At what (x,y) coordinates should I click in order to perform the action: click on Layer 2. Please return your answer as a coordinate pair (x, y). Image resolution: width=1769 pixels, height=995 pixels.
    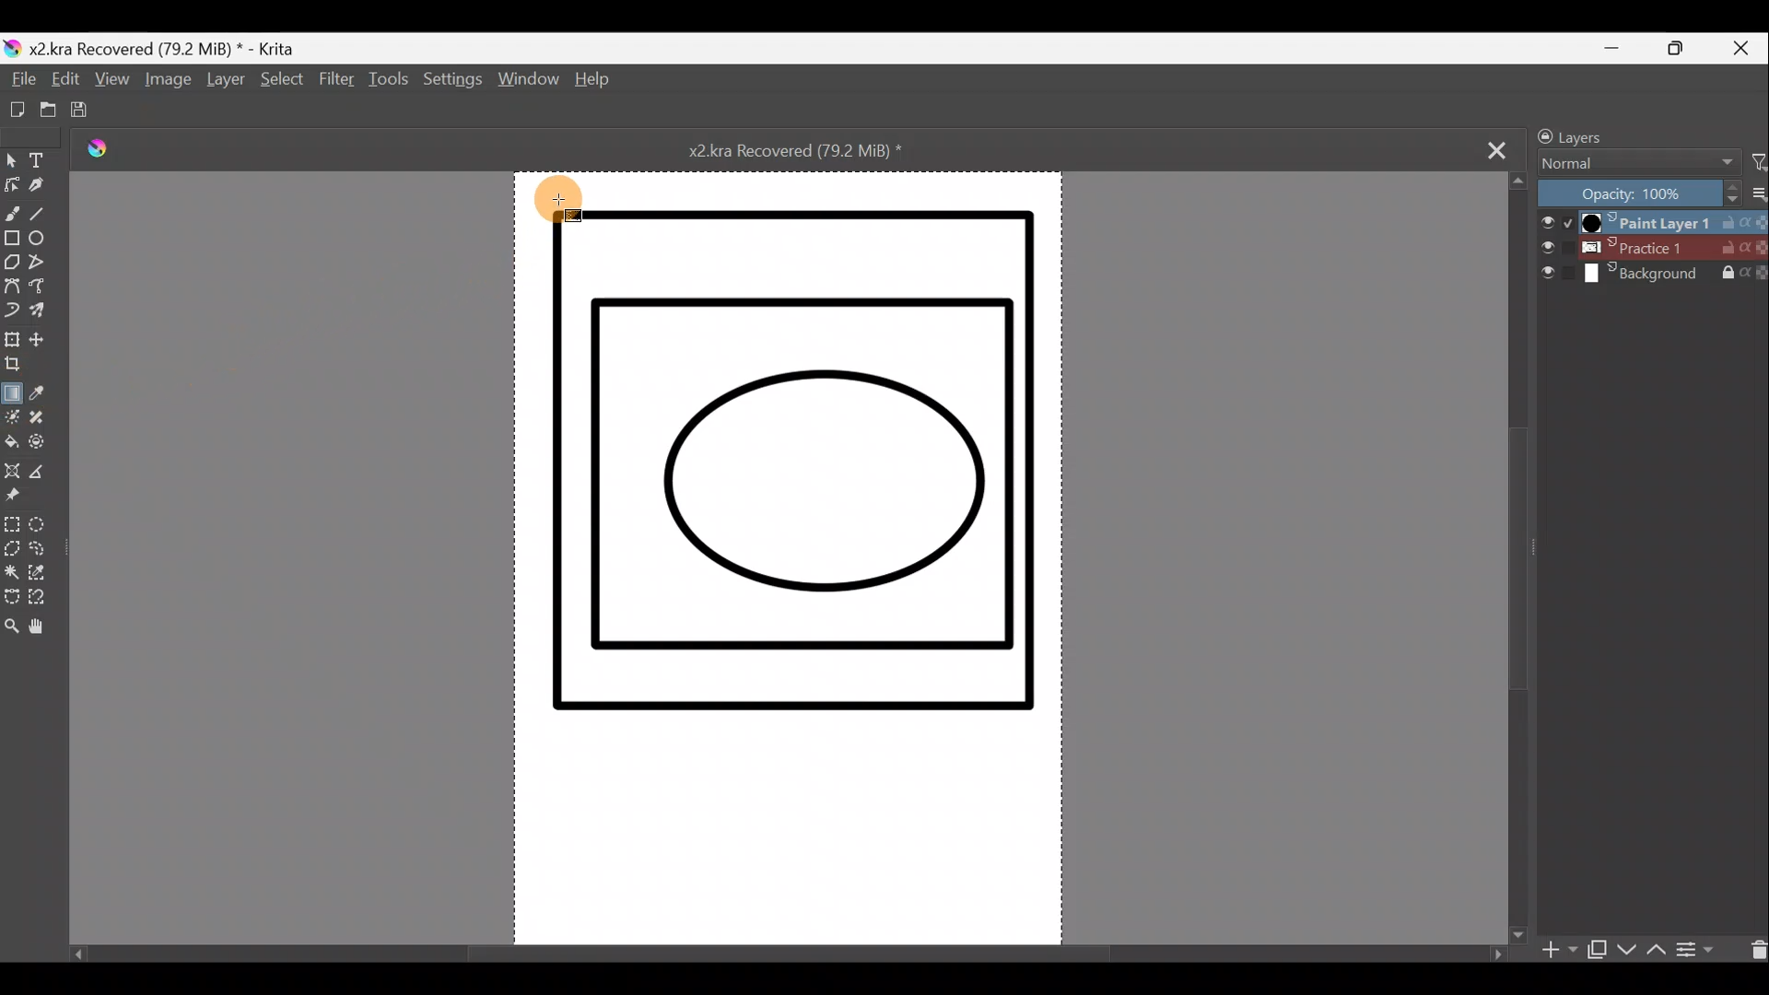
    Looking at the image, I should click on (1652, 248).